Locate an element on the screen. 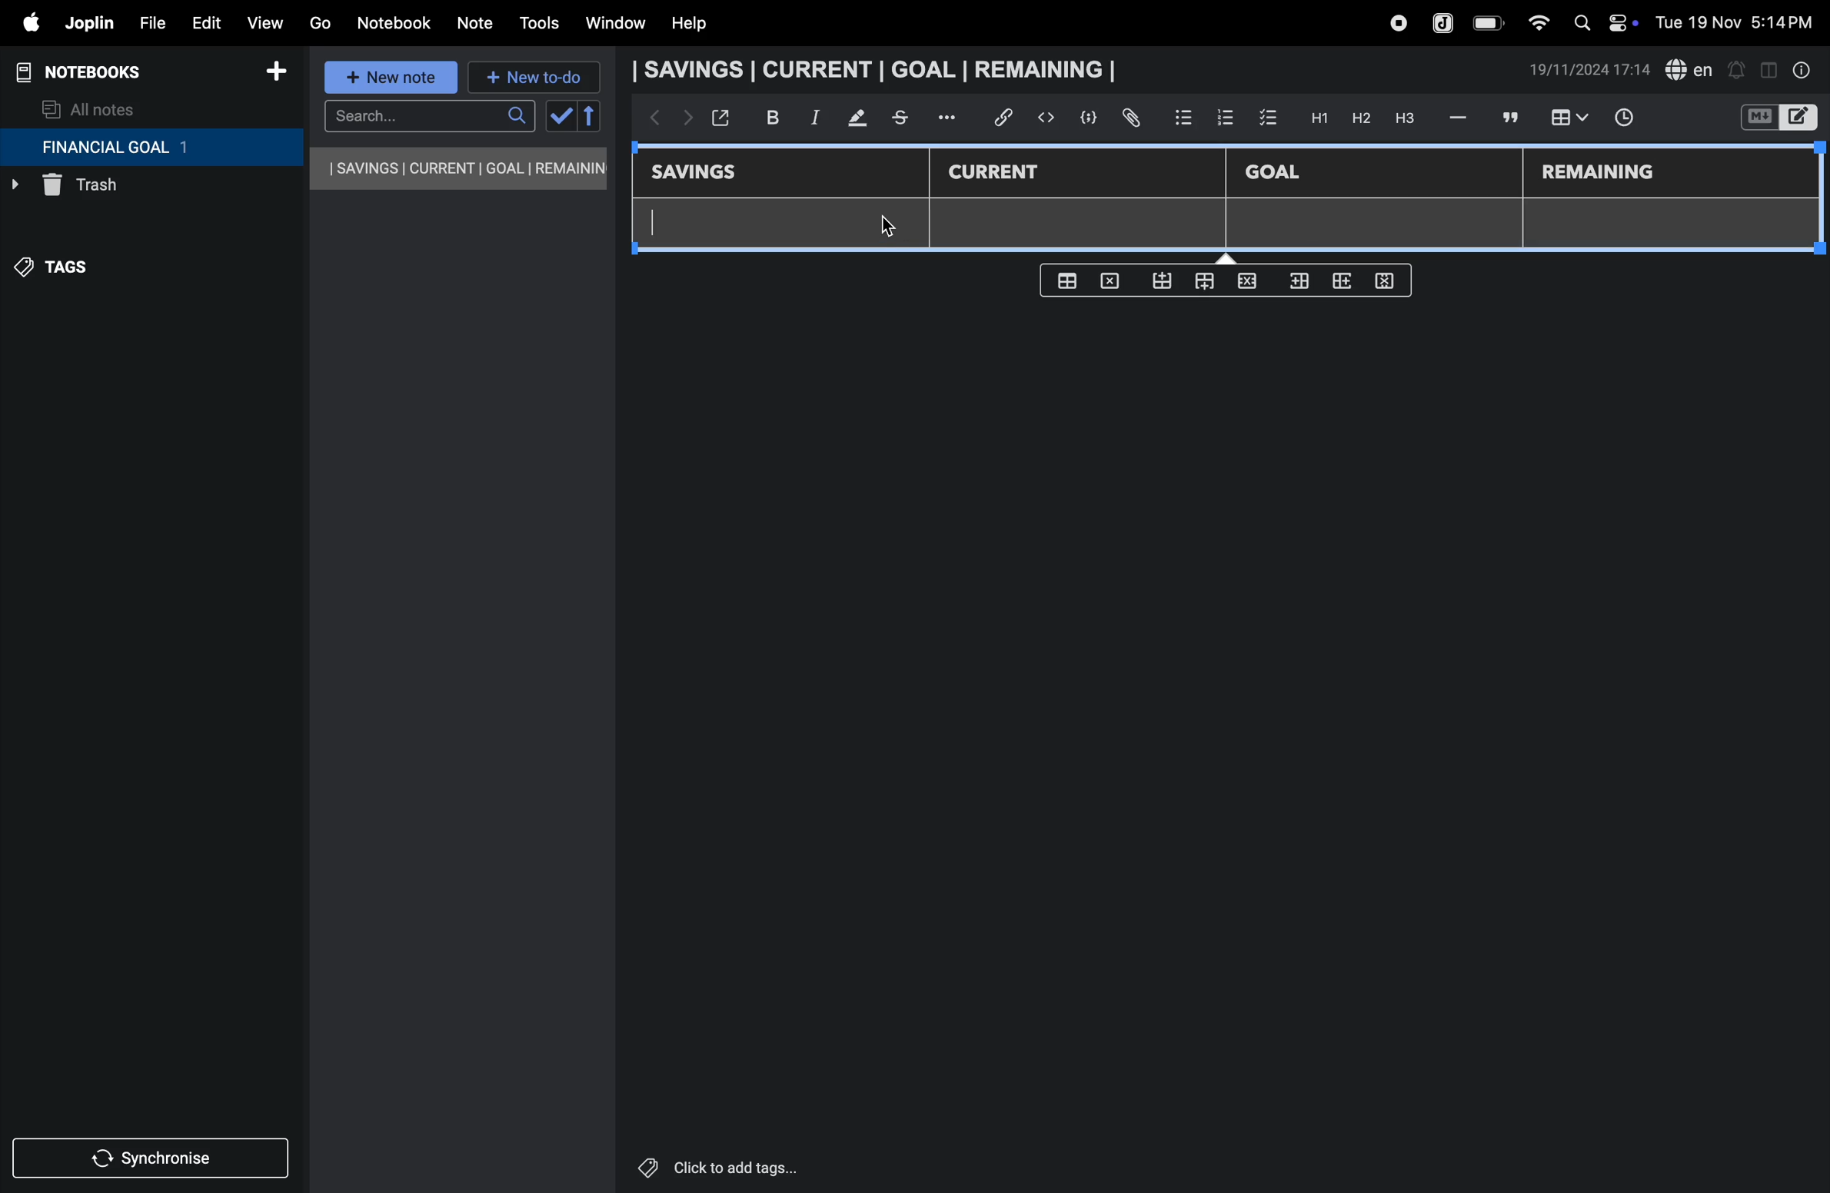 The height and width of the screenshot is (1193, 1830). hifen is located at coordinates (1460, 117).